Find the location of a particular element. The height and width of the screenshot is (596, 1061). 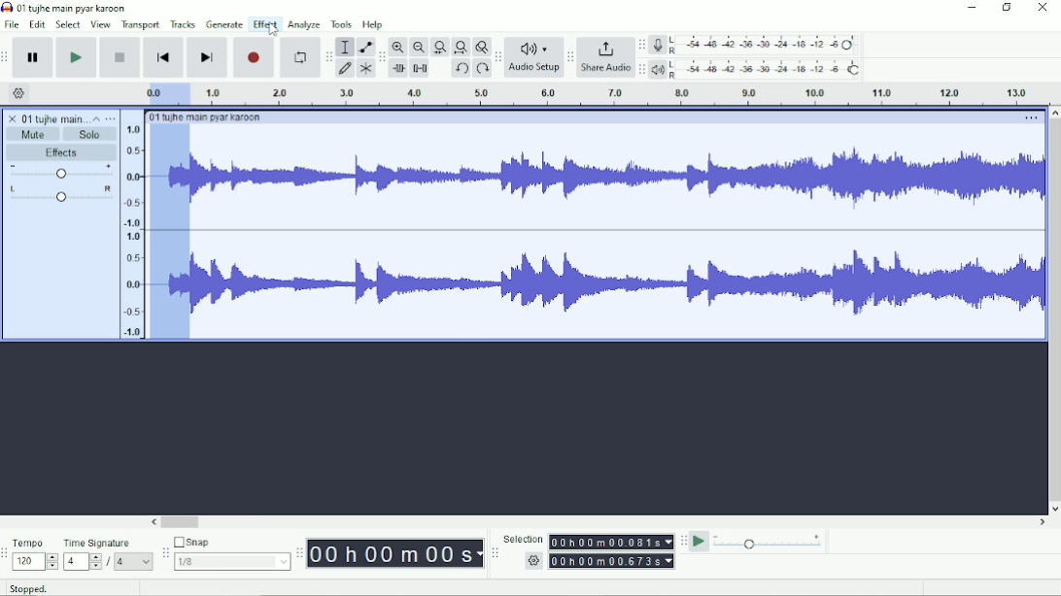

Generate is located at coordinates (224, 24).